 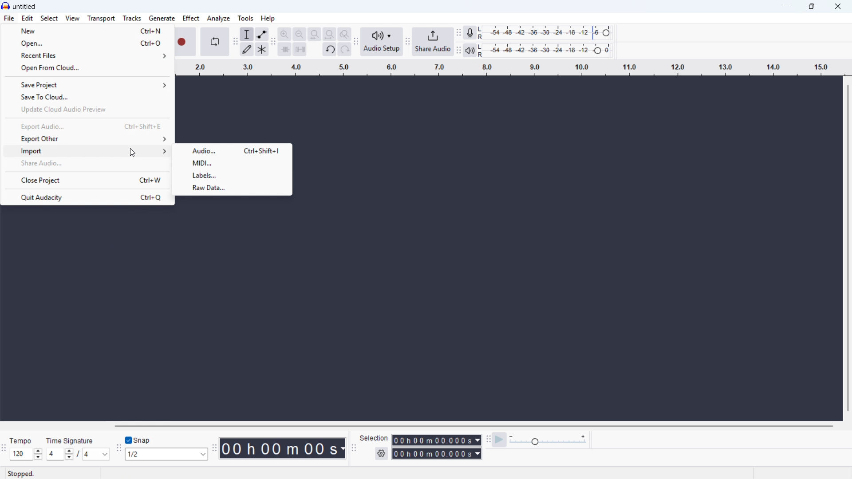 I want to click on Timestamp , so click(x=284, y=448).